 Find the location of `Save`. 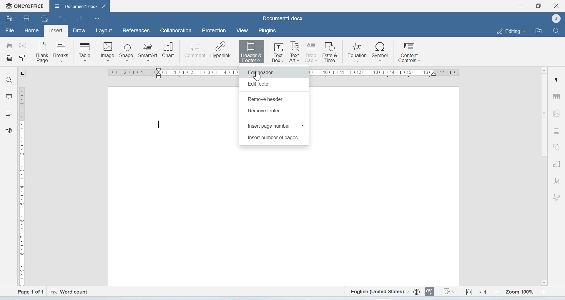

Save is located at coordinates (9, 19).